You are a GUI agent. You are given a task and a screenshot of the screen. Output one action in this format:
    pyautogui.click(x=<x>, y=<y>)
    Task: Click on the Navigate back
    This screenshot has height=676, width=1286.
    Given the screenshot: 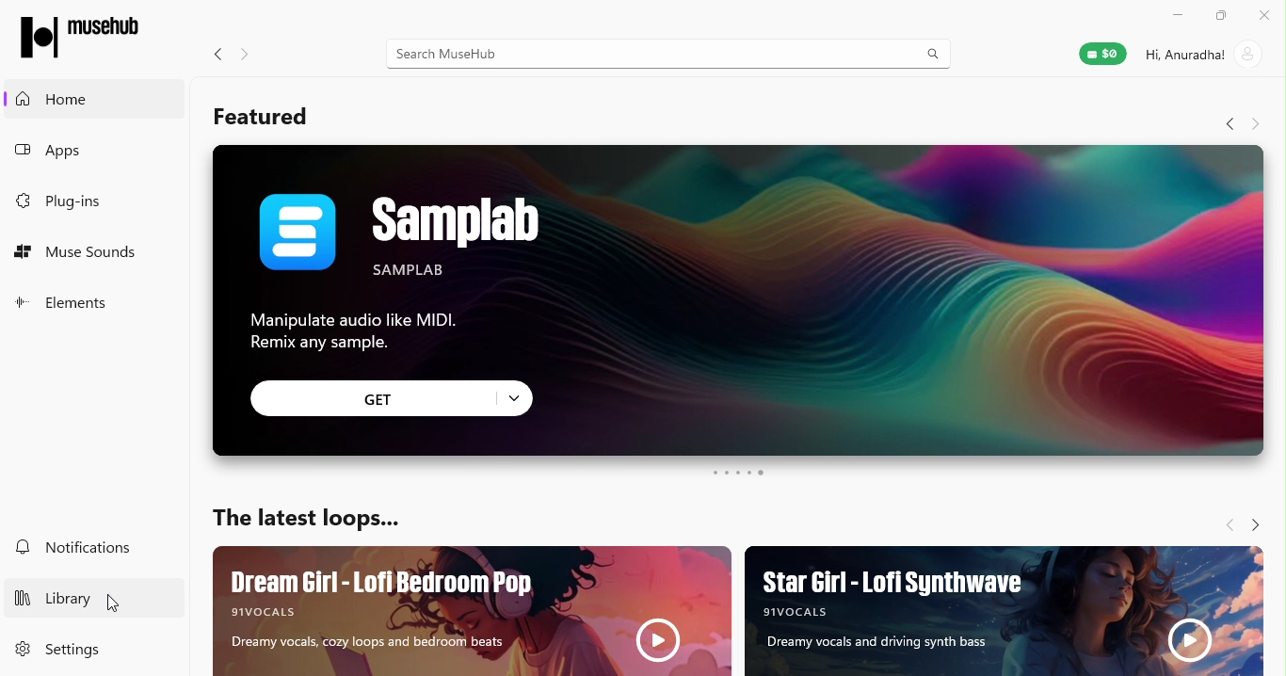 What is the action you would take?
    pyautogui.click(x=1226, y=121)
    